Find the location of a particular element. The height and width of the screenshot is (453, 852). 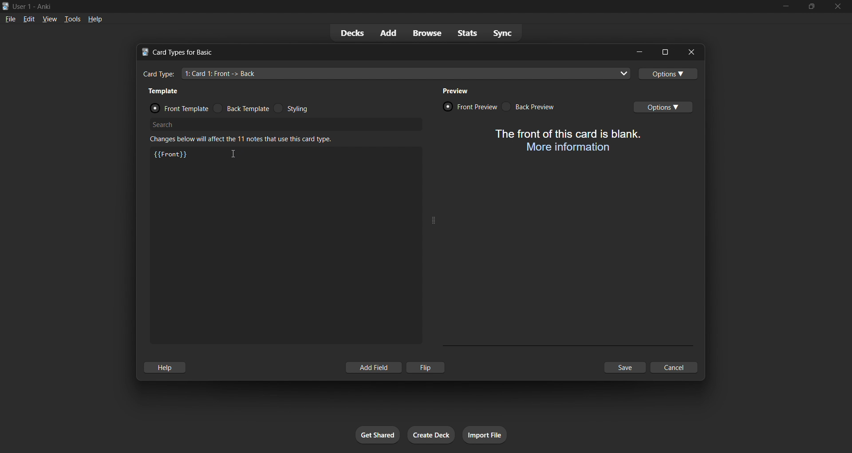

template is located at coordinates (166, 90).